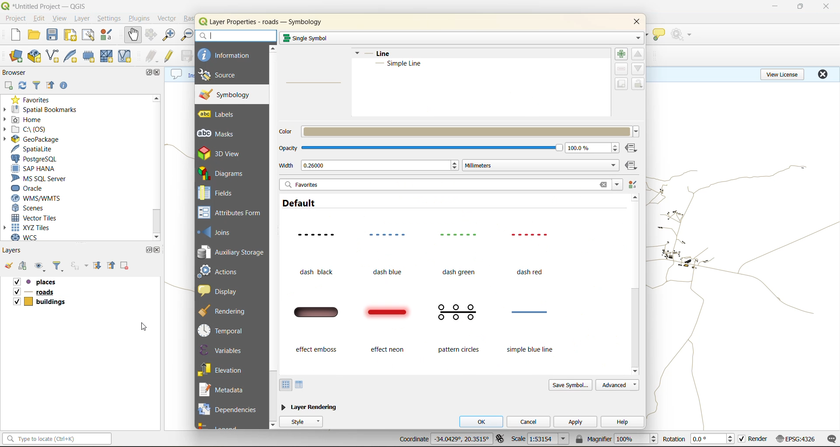 The width and height of the screenshot is (840, 447). I want to click on collapse all, so click(51, 87).